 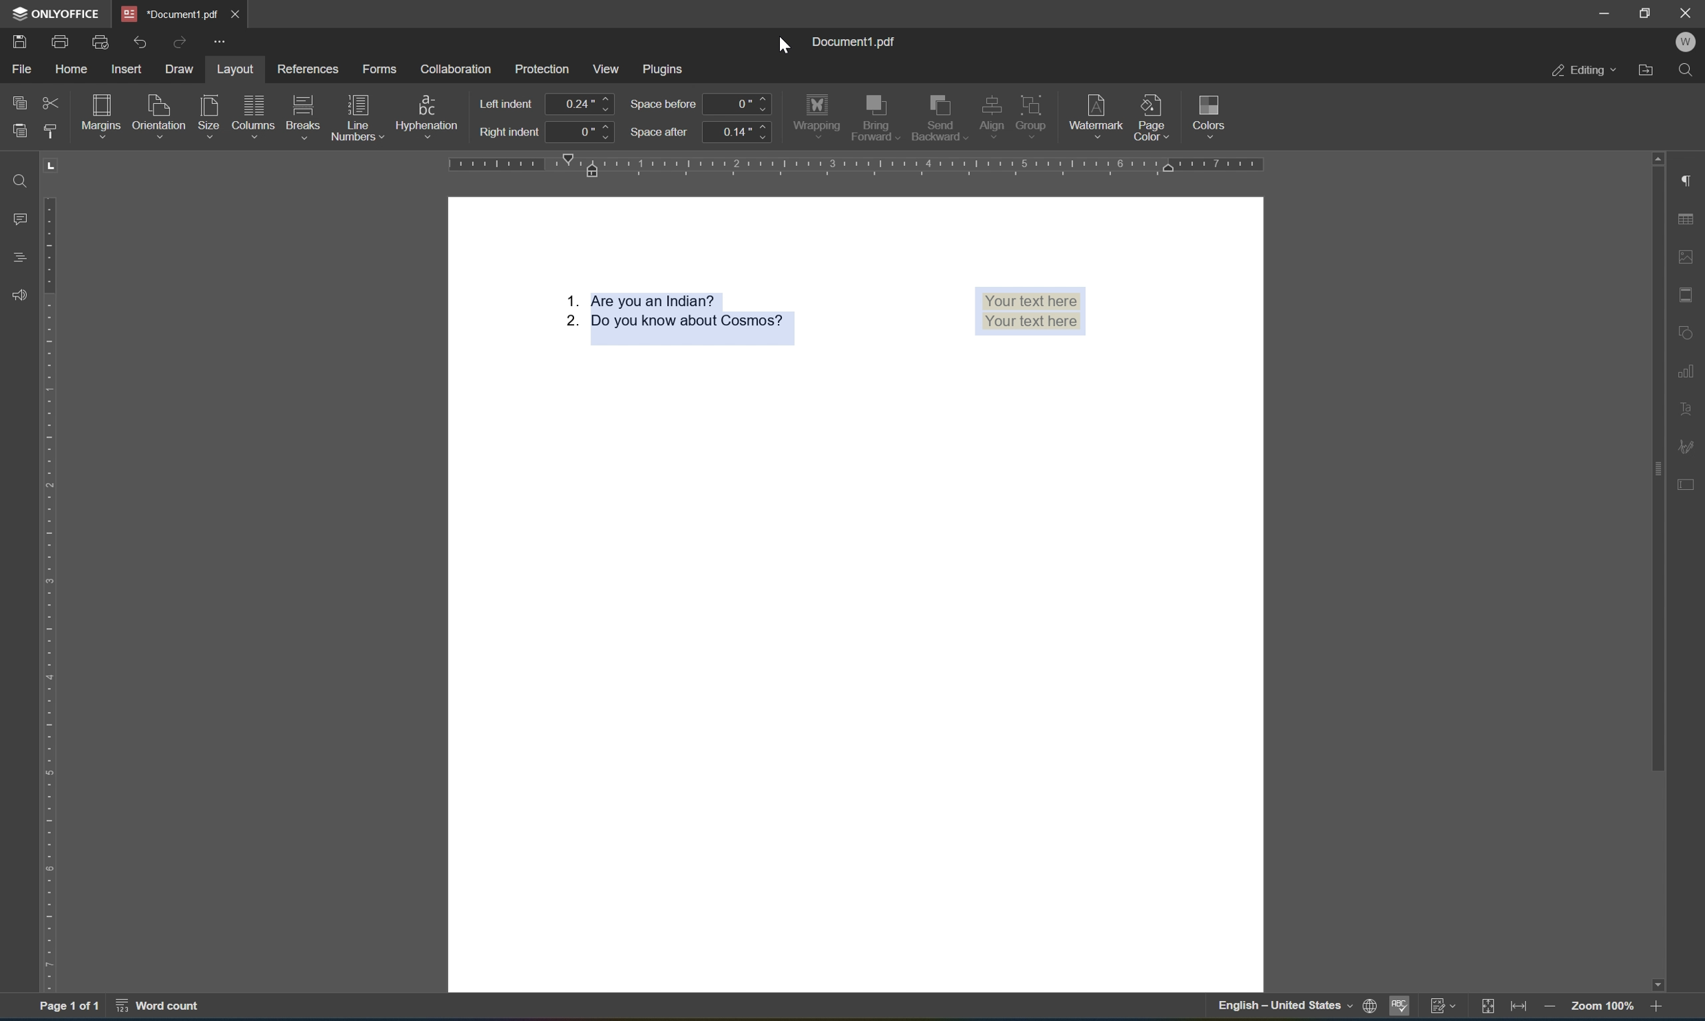 What do you see at coordinates (544, 69) in the screenshot?
I see `protection` at bounding box center [544, 69].